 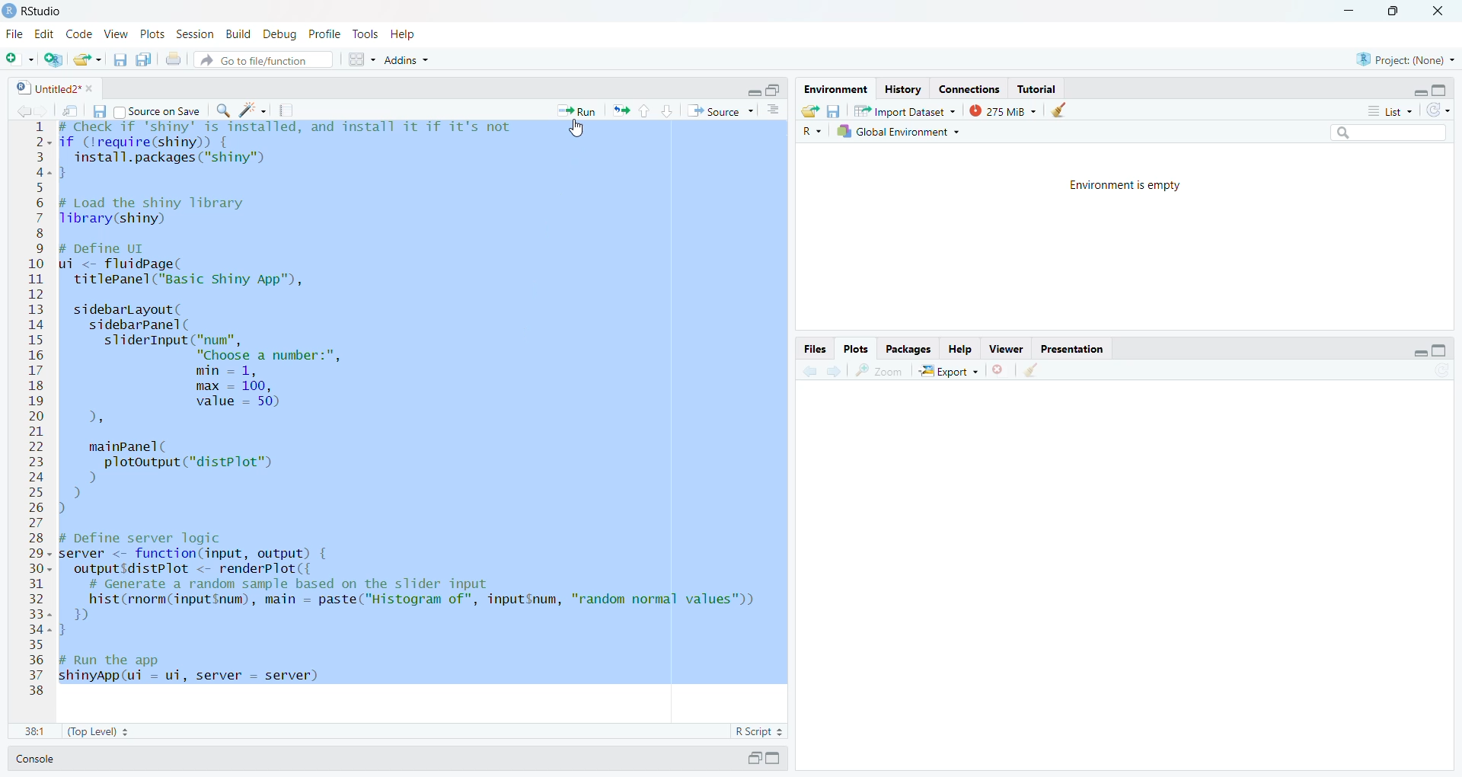 What do you see at coordinates (720, 111) in the screenshot?
I see `source menu` at bounding box center [720, 111].